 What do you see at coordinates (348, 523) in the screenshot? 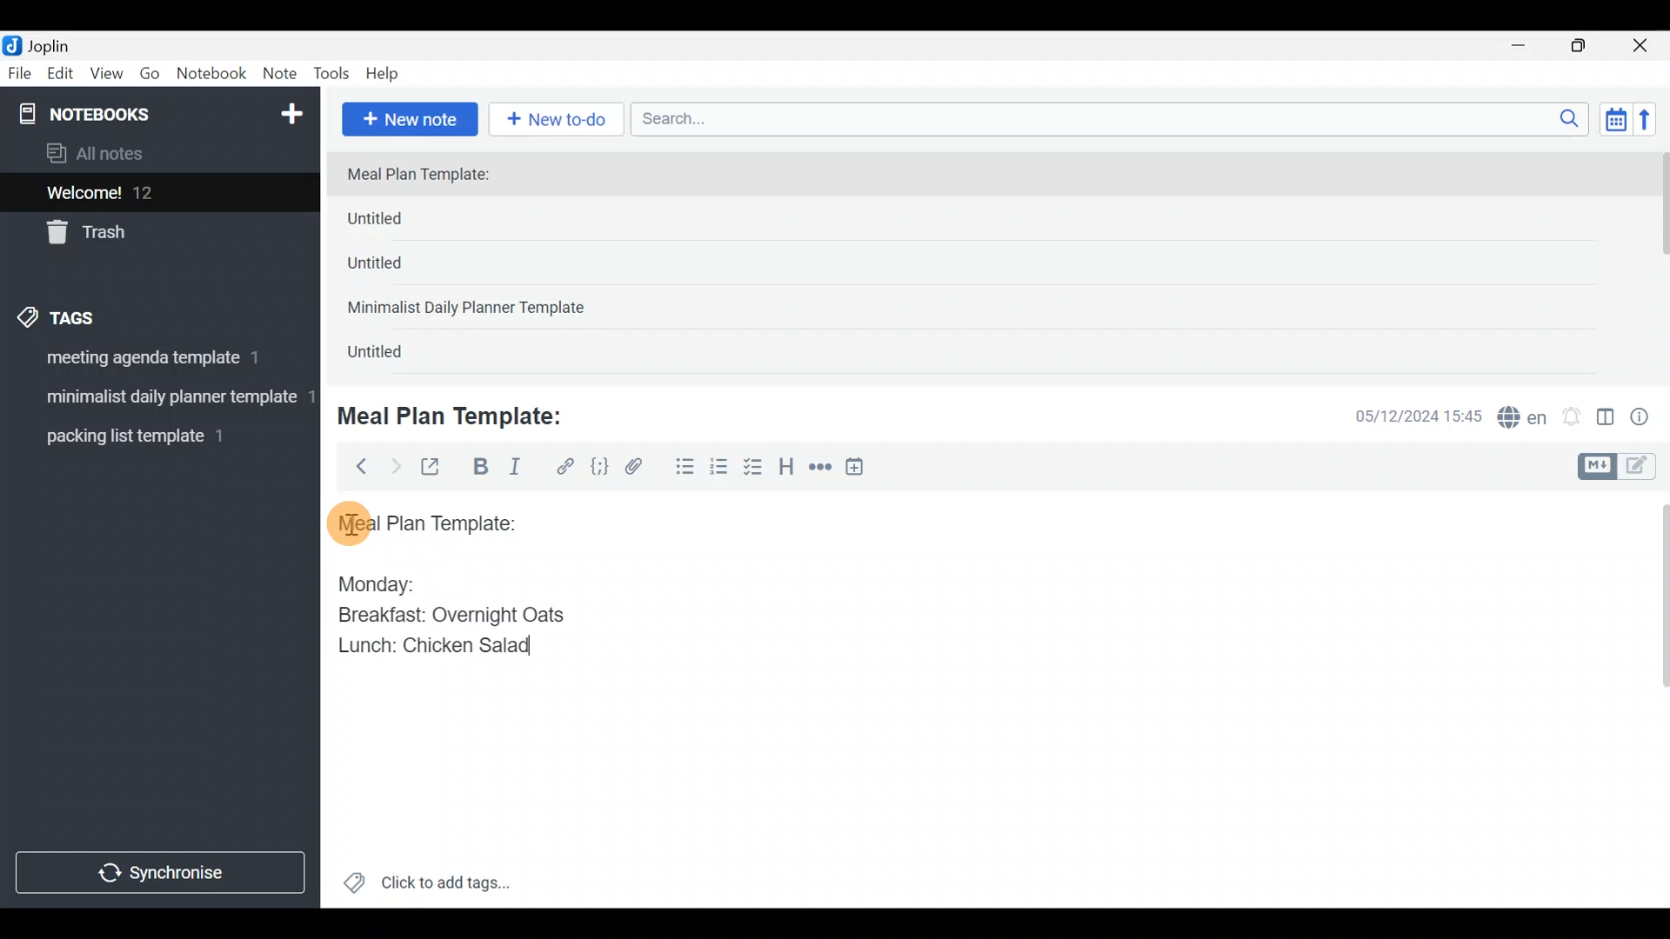
I see `cursor` at bounding box center [348, 523].